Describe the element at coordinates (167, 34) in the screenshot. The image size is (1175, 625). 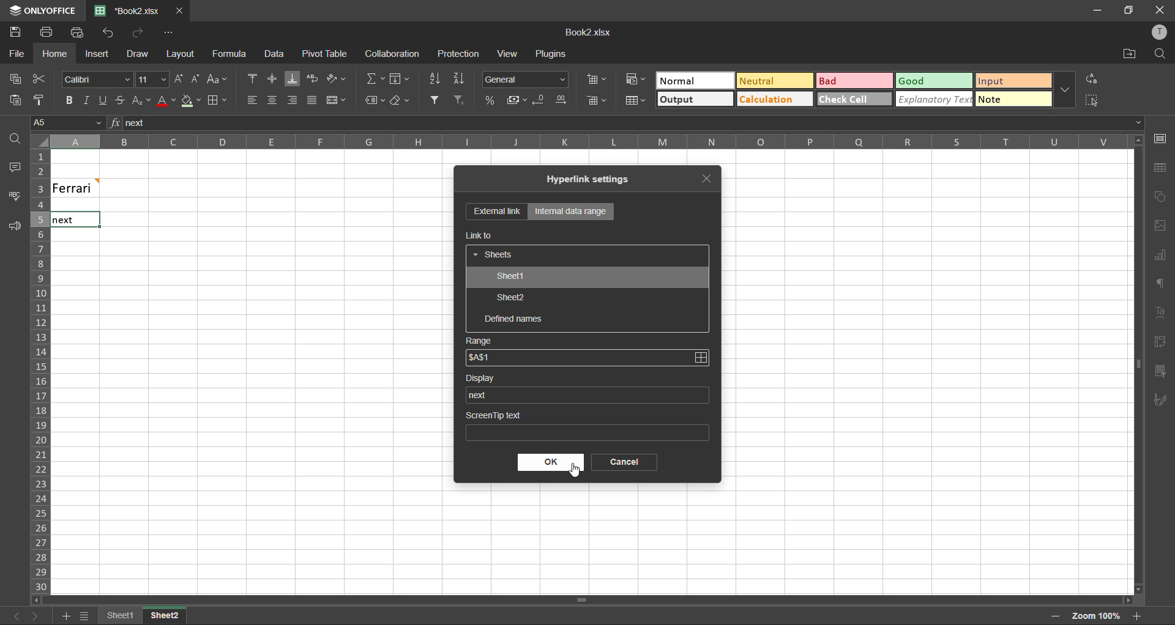
I see `customize quick access toolbar` at that location.